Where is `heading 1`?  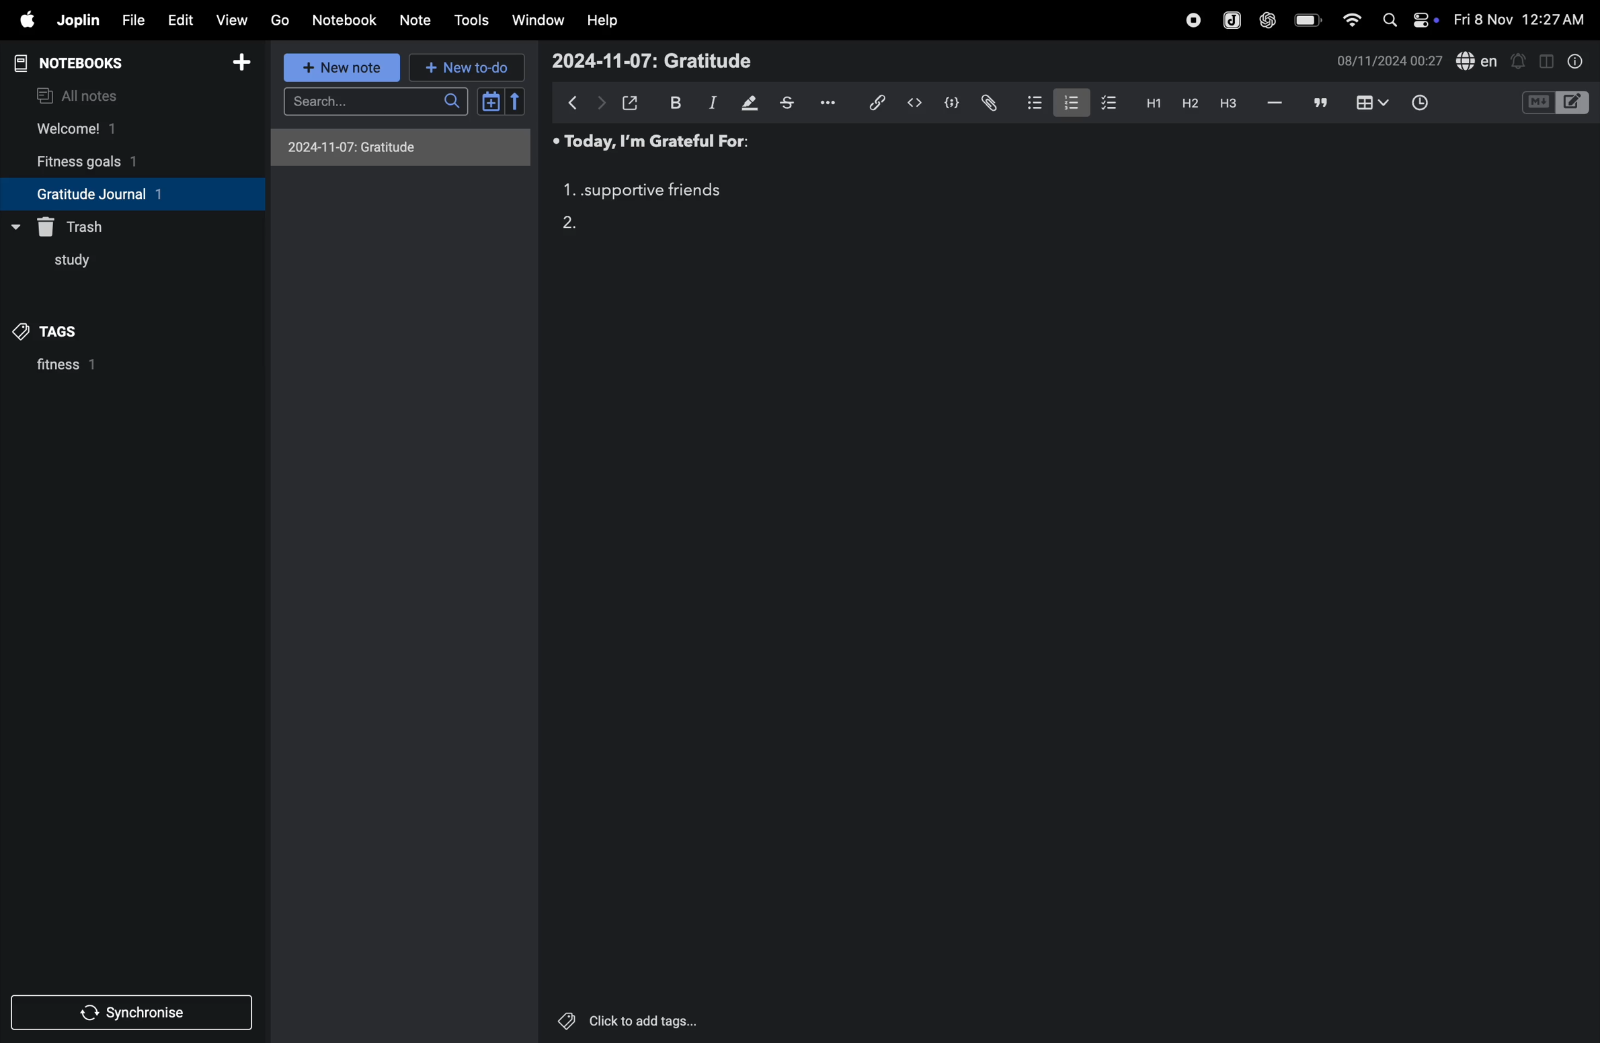 heading 1 is located at coordinates (1150, 105).